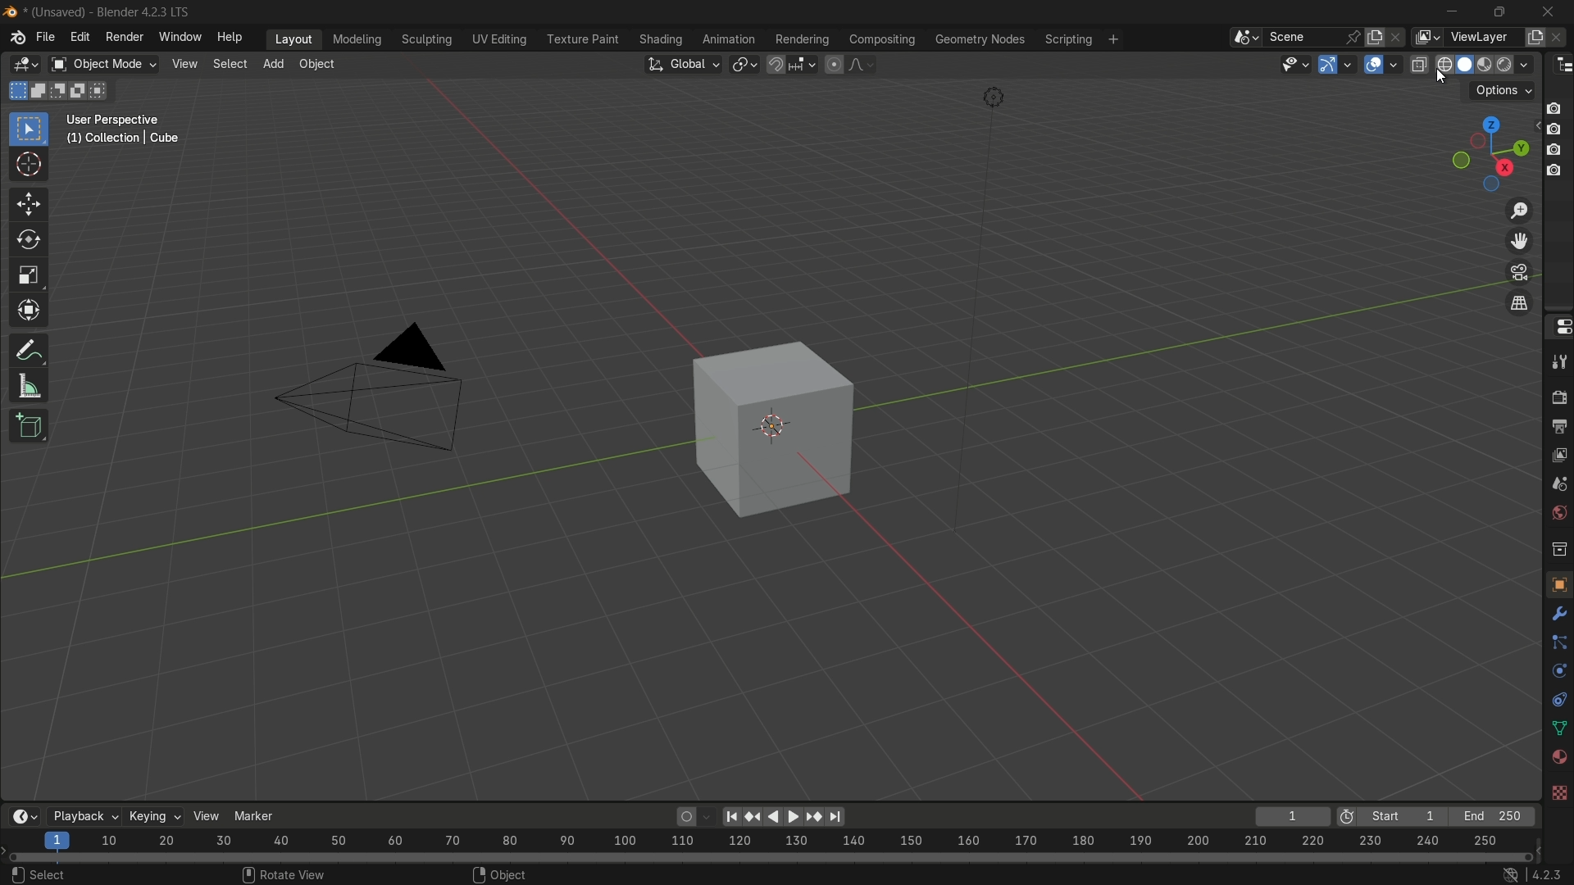 This screenshot has width=1574, height=885. I want to click on move the view, so click(1522, 242).